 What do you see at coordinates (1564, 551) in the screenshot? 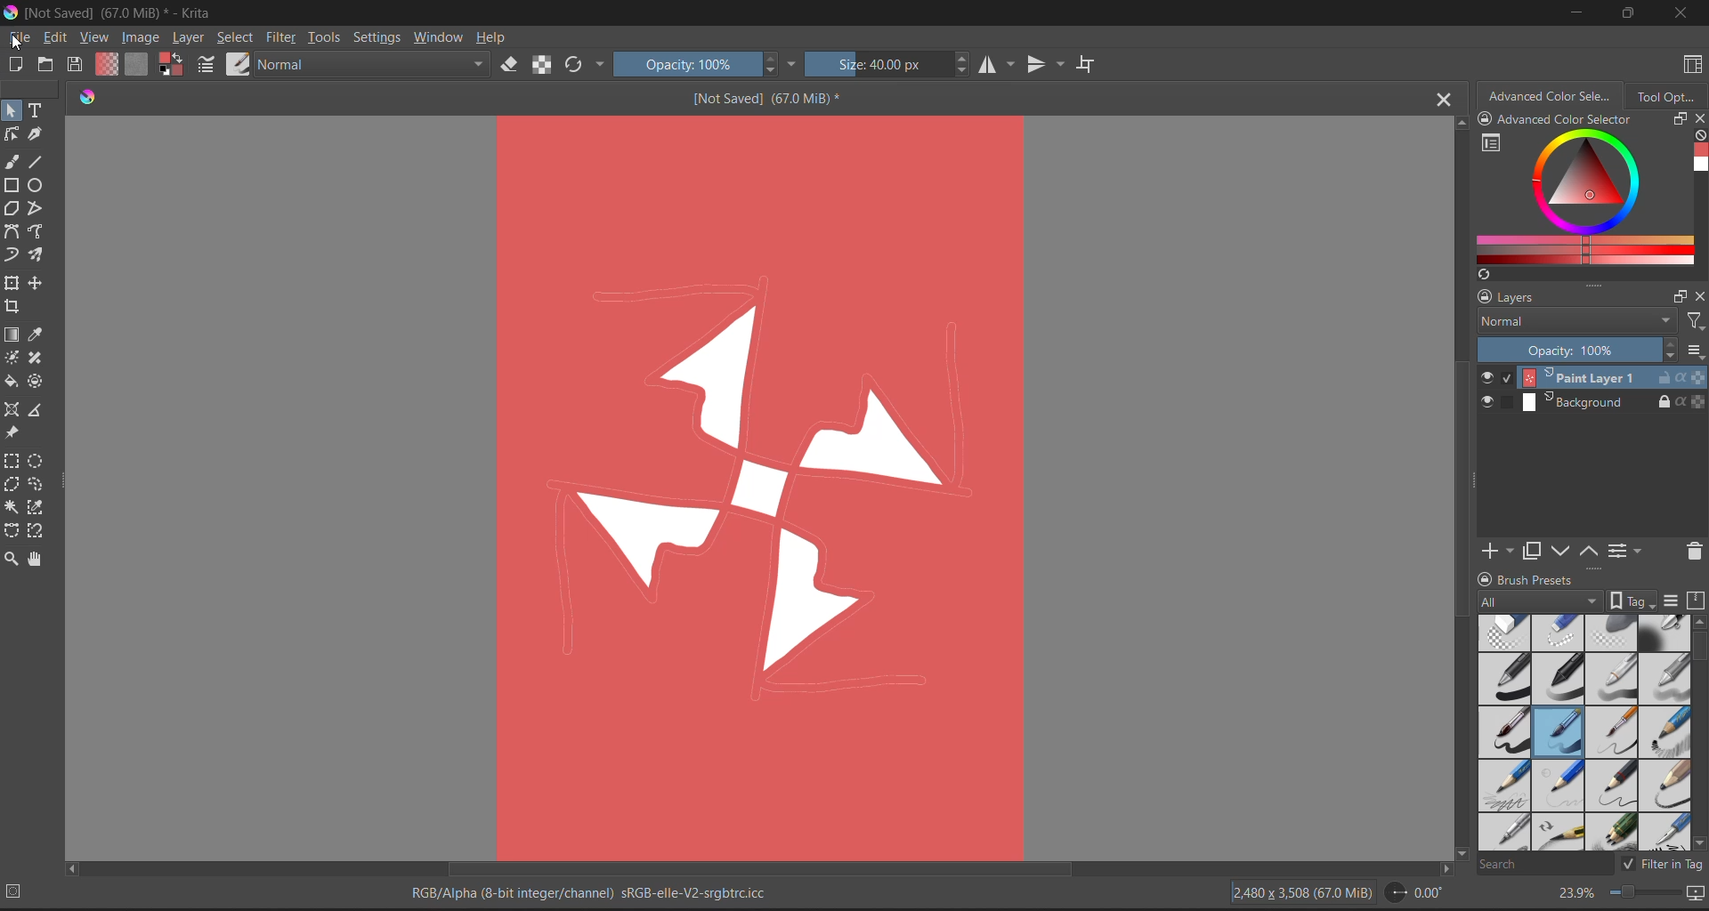
I see `mask down` at bounding box center [1564, 551].